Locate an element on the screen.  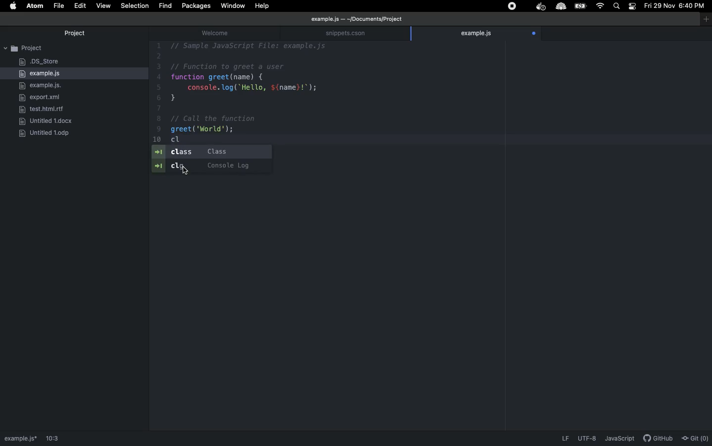
Project is located at coordinates (74, 48).